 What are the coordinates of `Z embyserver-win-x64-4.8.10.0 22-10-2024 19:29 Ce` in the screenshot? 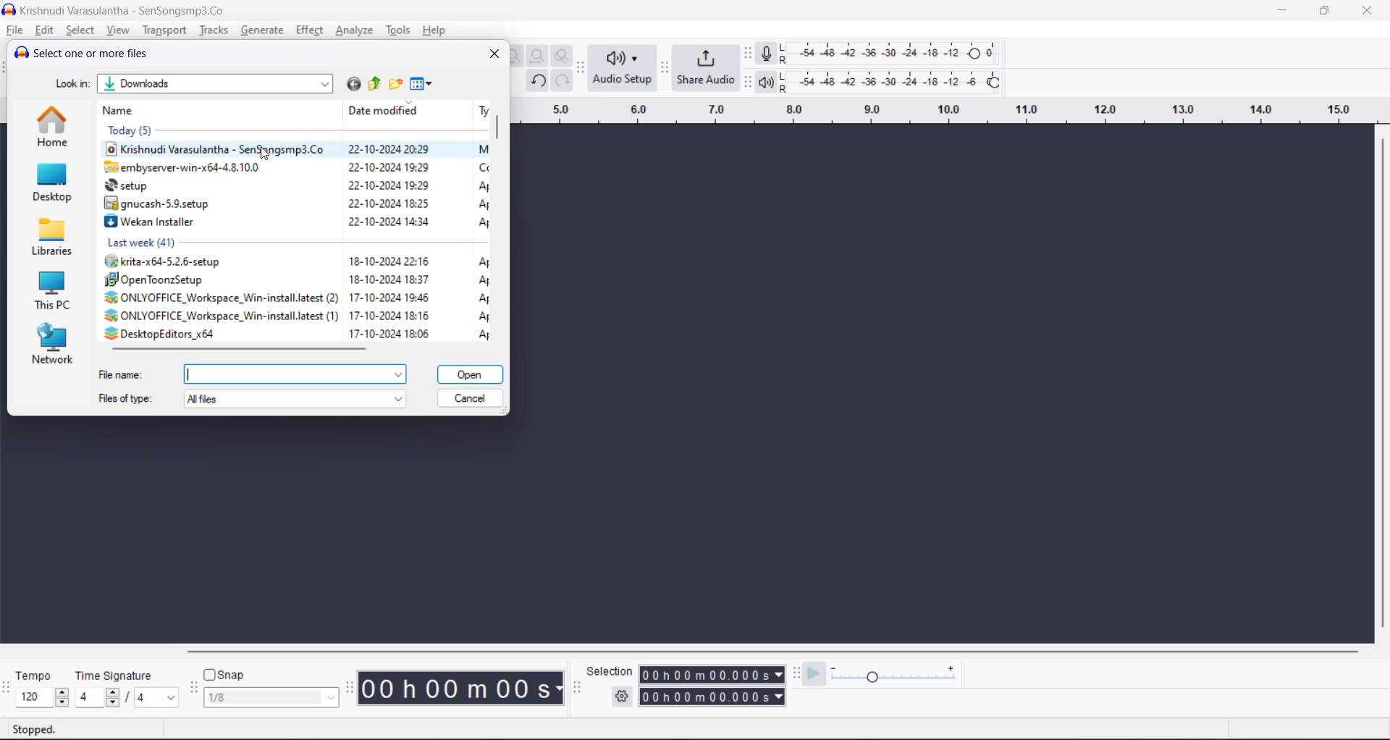 It's located at (295, 167).